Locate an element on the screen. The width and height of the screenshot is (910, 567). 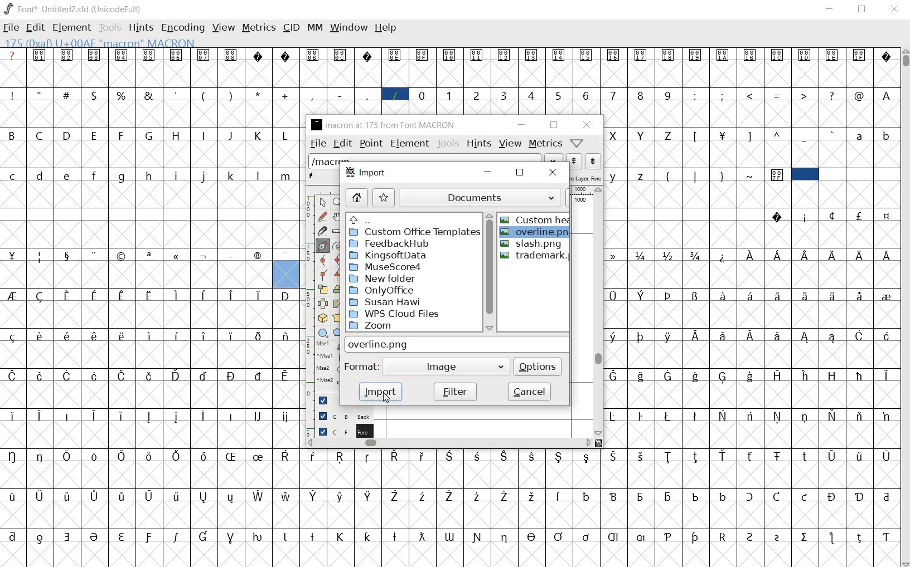
Symbol is located at coordinates (179, 456).